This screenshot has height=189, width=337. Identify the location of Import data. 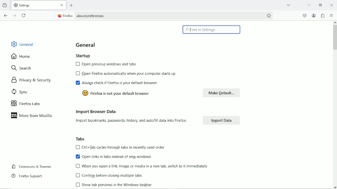
(223, 120).